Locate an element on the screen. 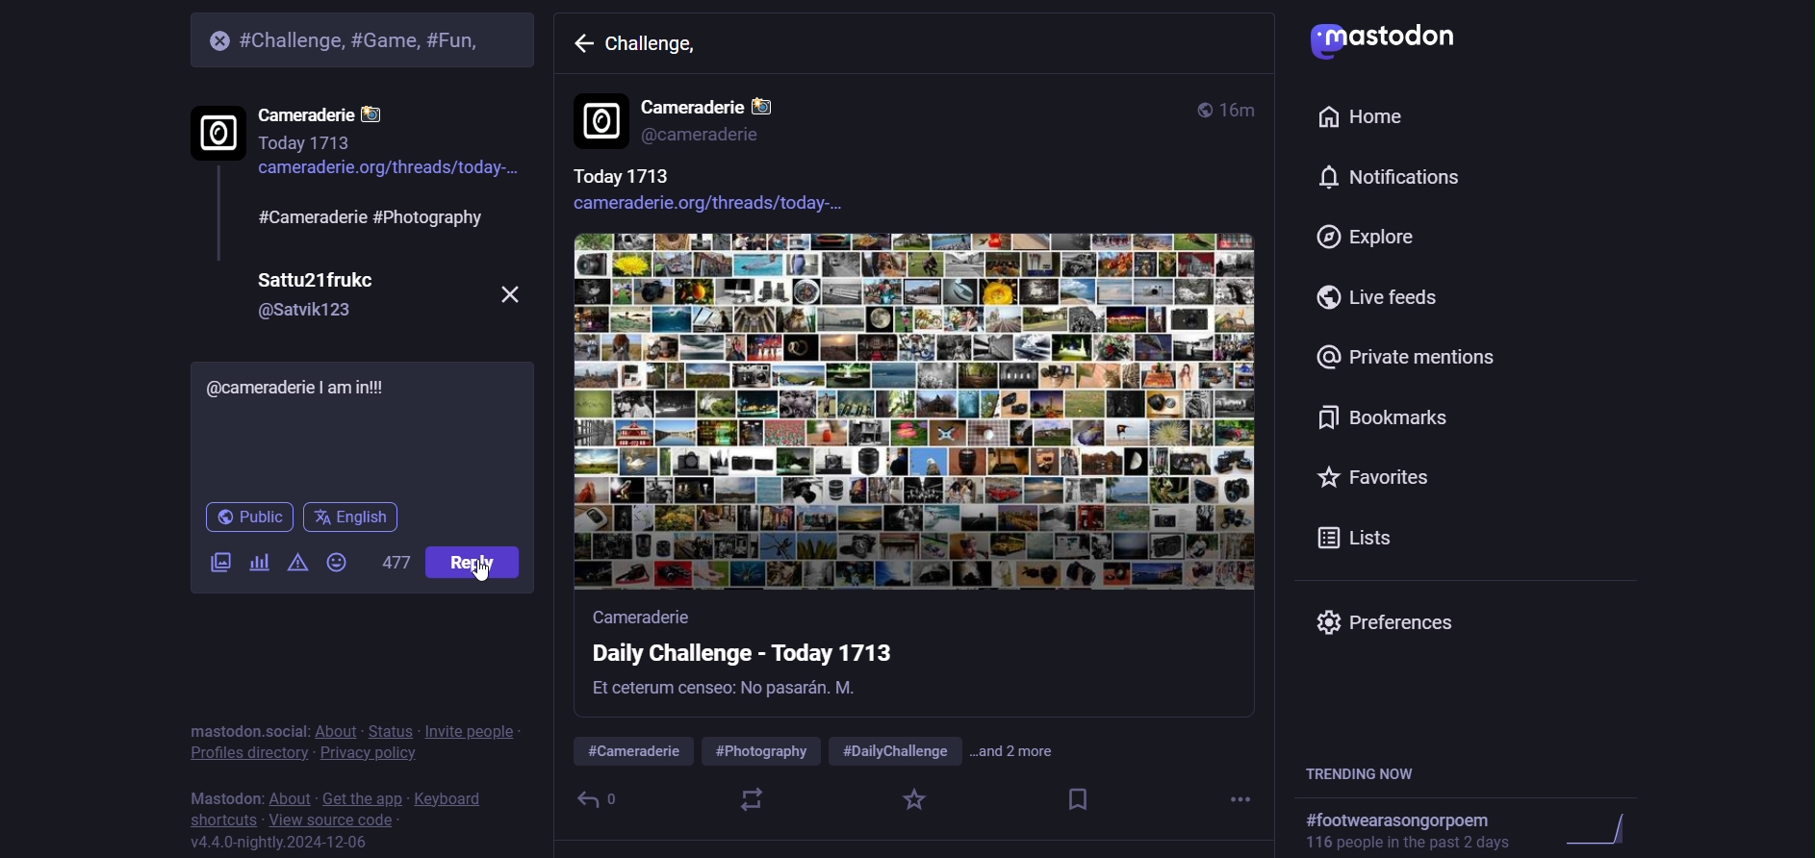  favorite is located at coordinates (913, 801).